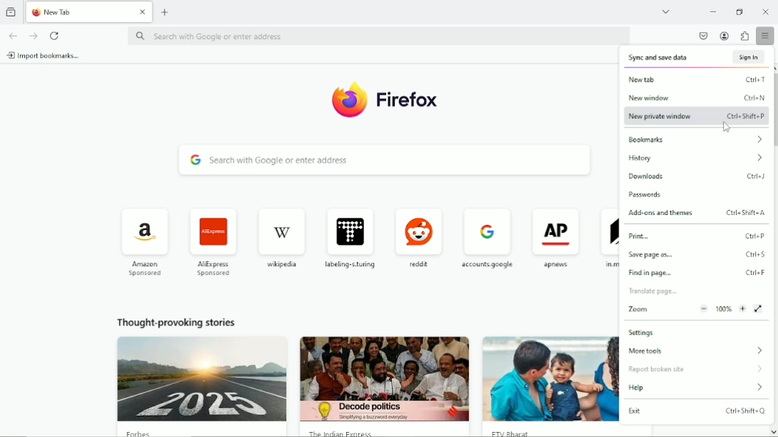 The height and width of the screenshot is (437, 778). What do you see at coordinates (695, 140) in the screenshot?
I see `bookmarks` at bounding box center [695, 140].